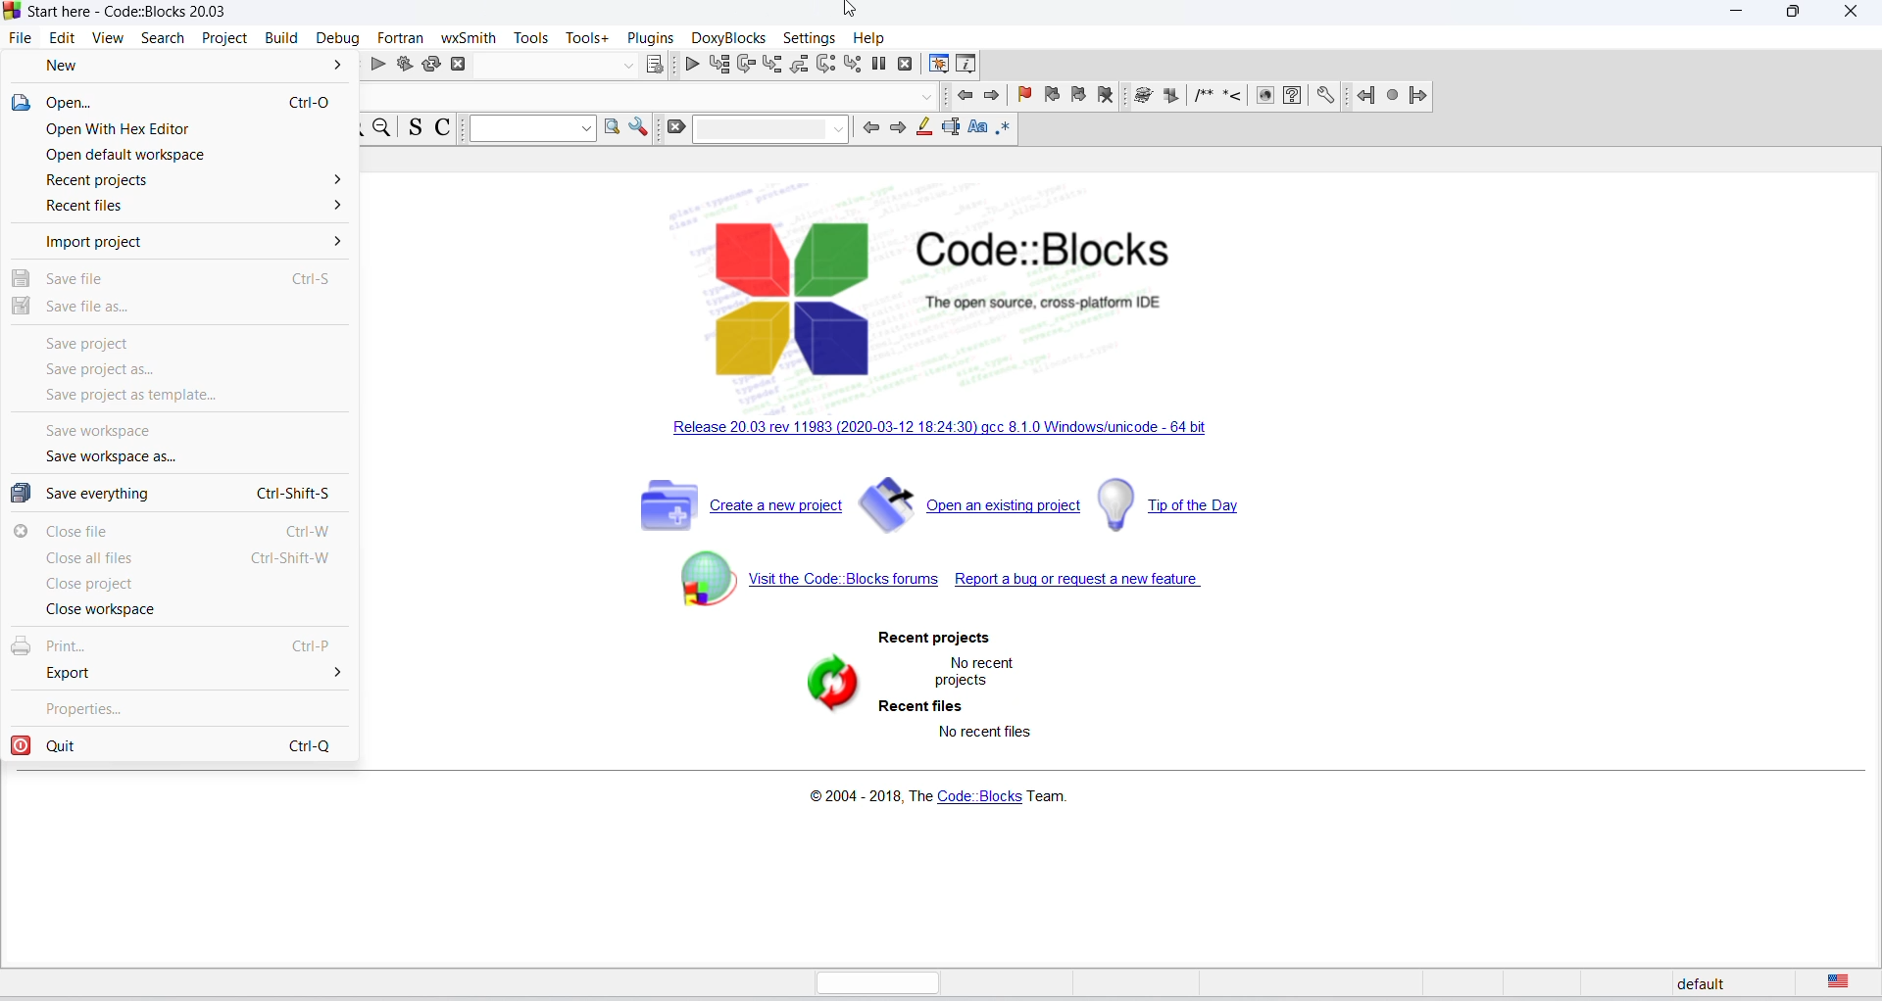 This screenshot has width=1882, height=1001. I want to click on help, so click(868, 38).